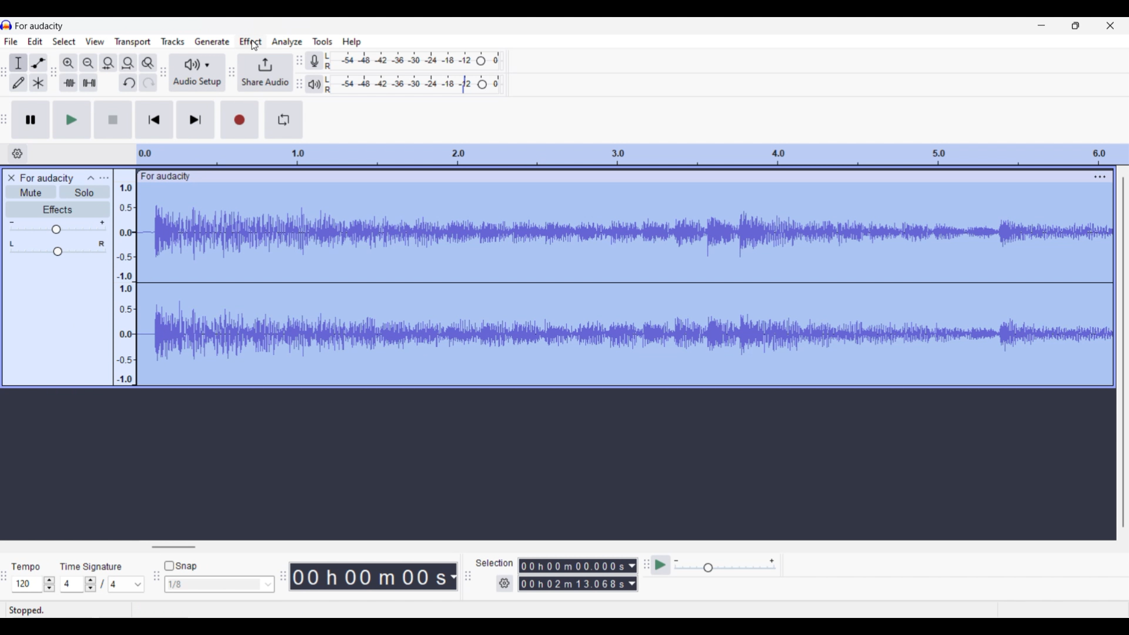 Image resolution: width=1129 pixels, height=635 pixels. Describe the element at coordinates (314, 61) in the screenshot. I see `Record meter` at that location.